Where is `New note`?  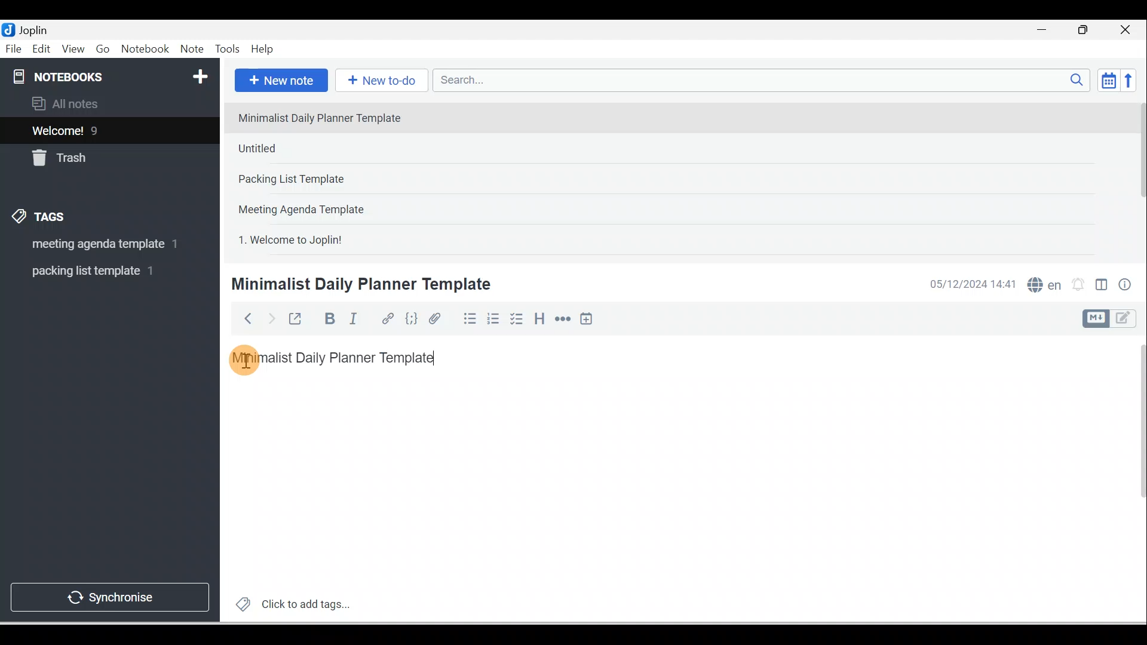
New note is located at coordinates (279, 81).